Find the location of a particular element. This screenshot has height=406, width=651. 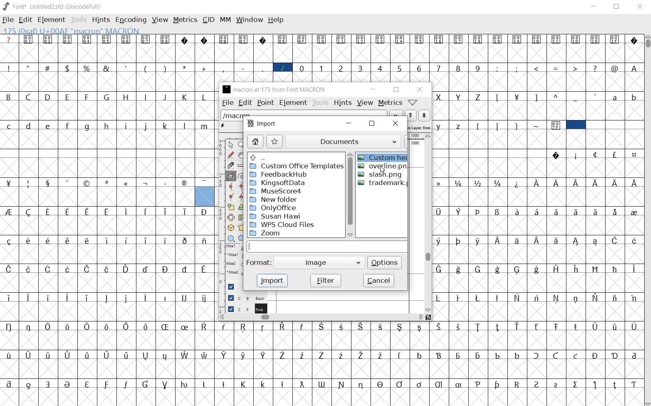

m is located at coordinates (205, 125).